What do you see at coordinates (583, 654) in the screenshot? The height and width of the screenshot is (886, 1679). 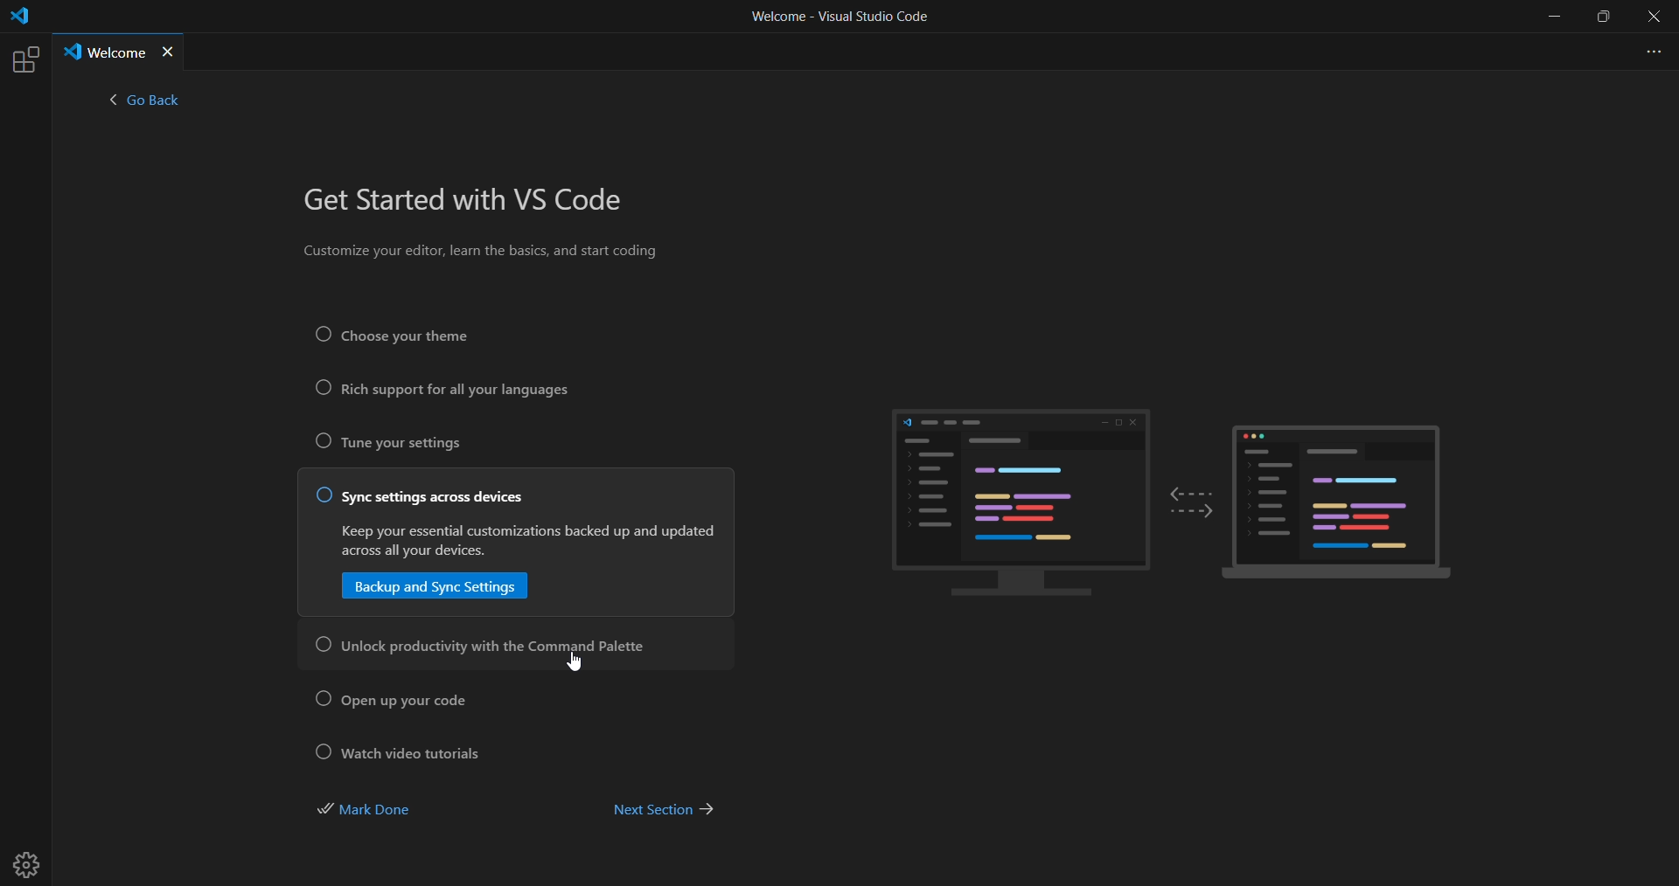 I see `cursor` at bounding box center [583, 654].